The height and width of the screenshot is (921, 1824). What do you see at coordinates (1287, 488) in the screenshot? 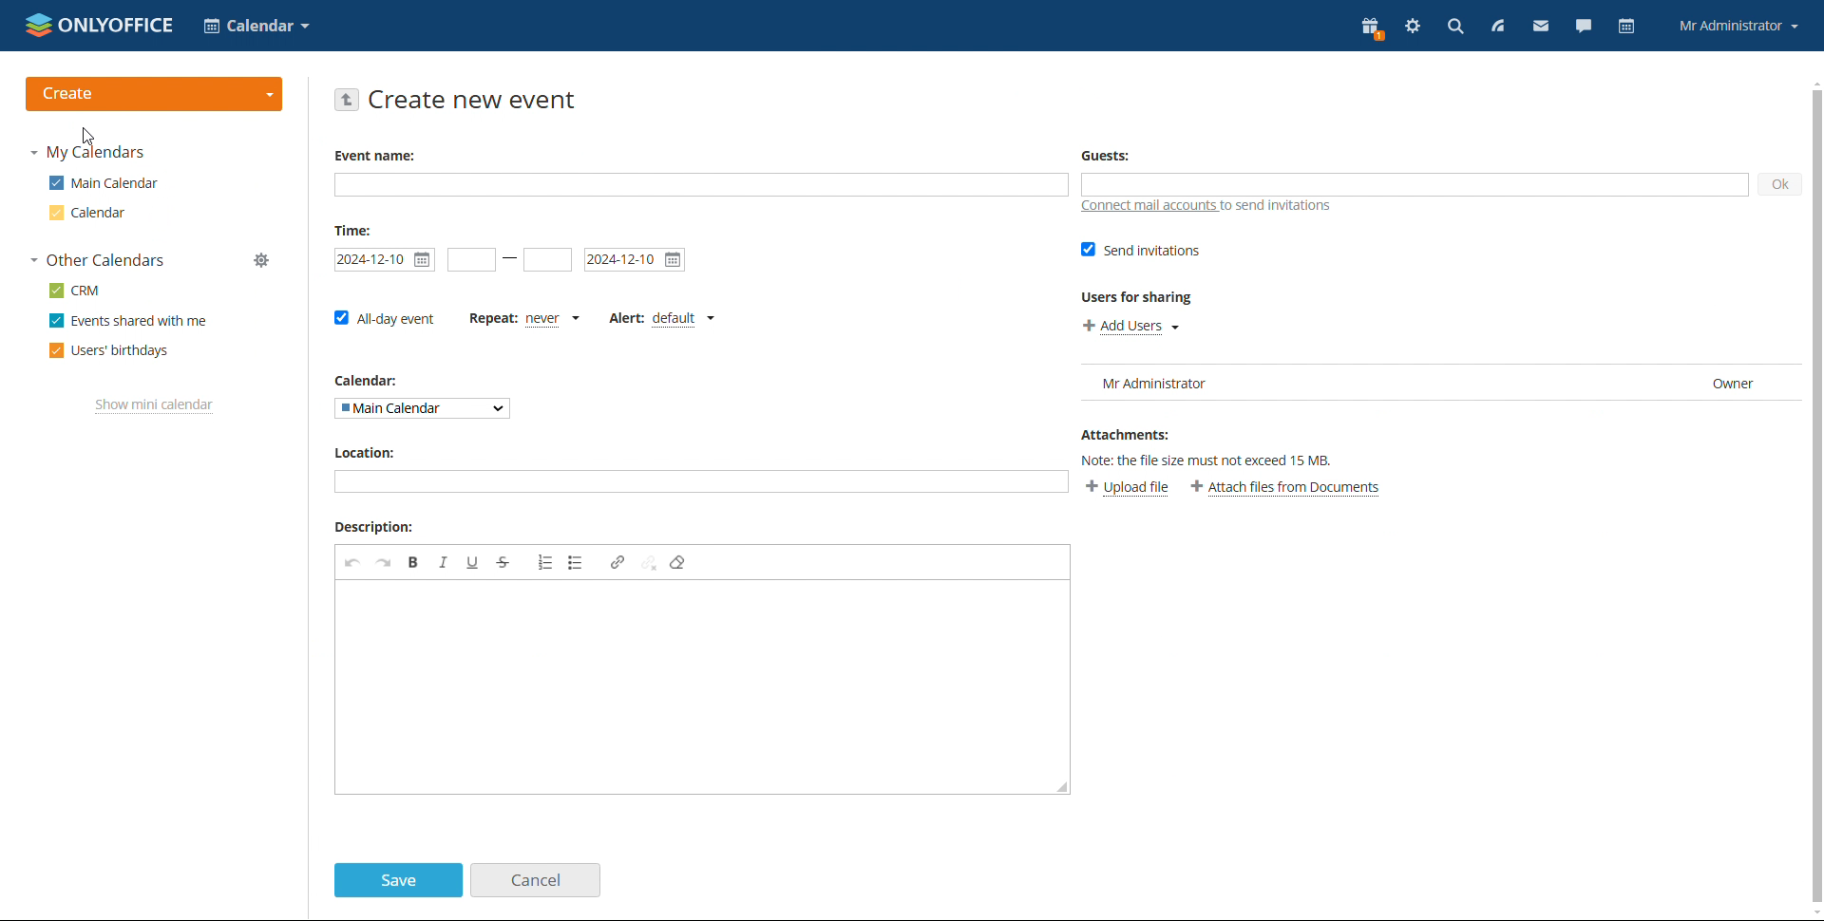
I see `attach file from documents` at bounding box center [1287, 488].